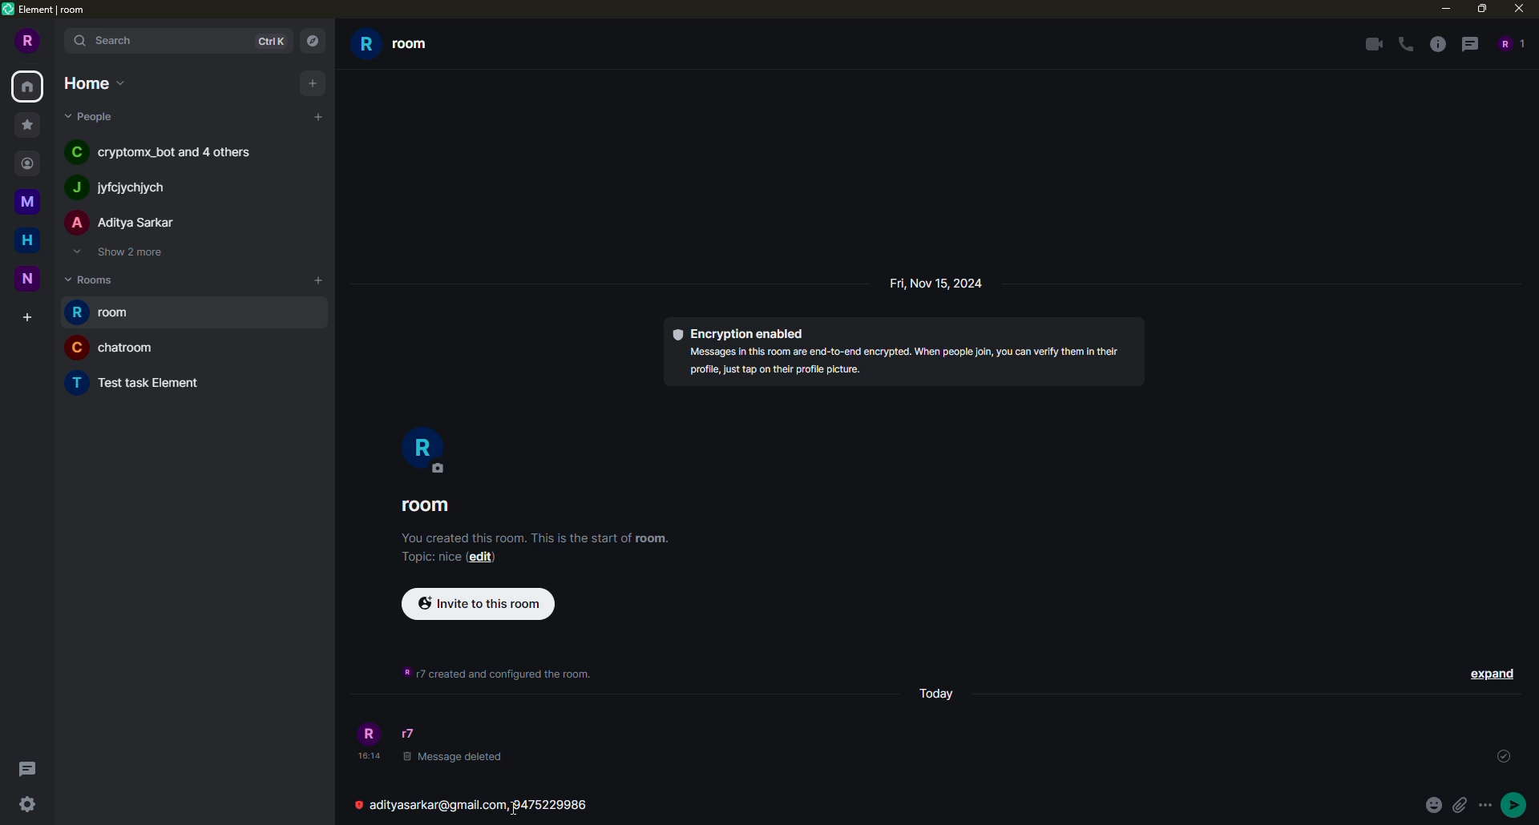 The height and width of the screenshot is (825, 1539). I want to click on home, so click(24, 239).